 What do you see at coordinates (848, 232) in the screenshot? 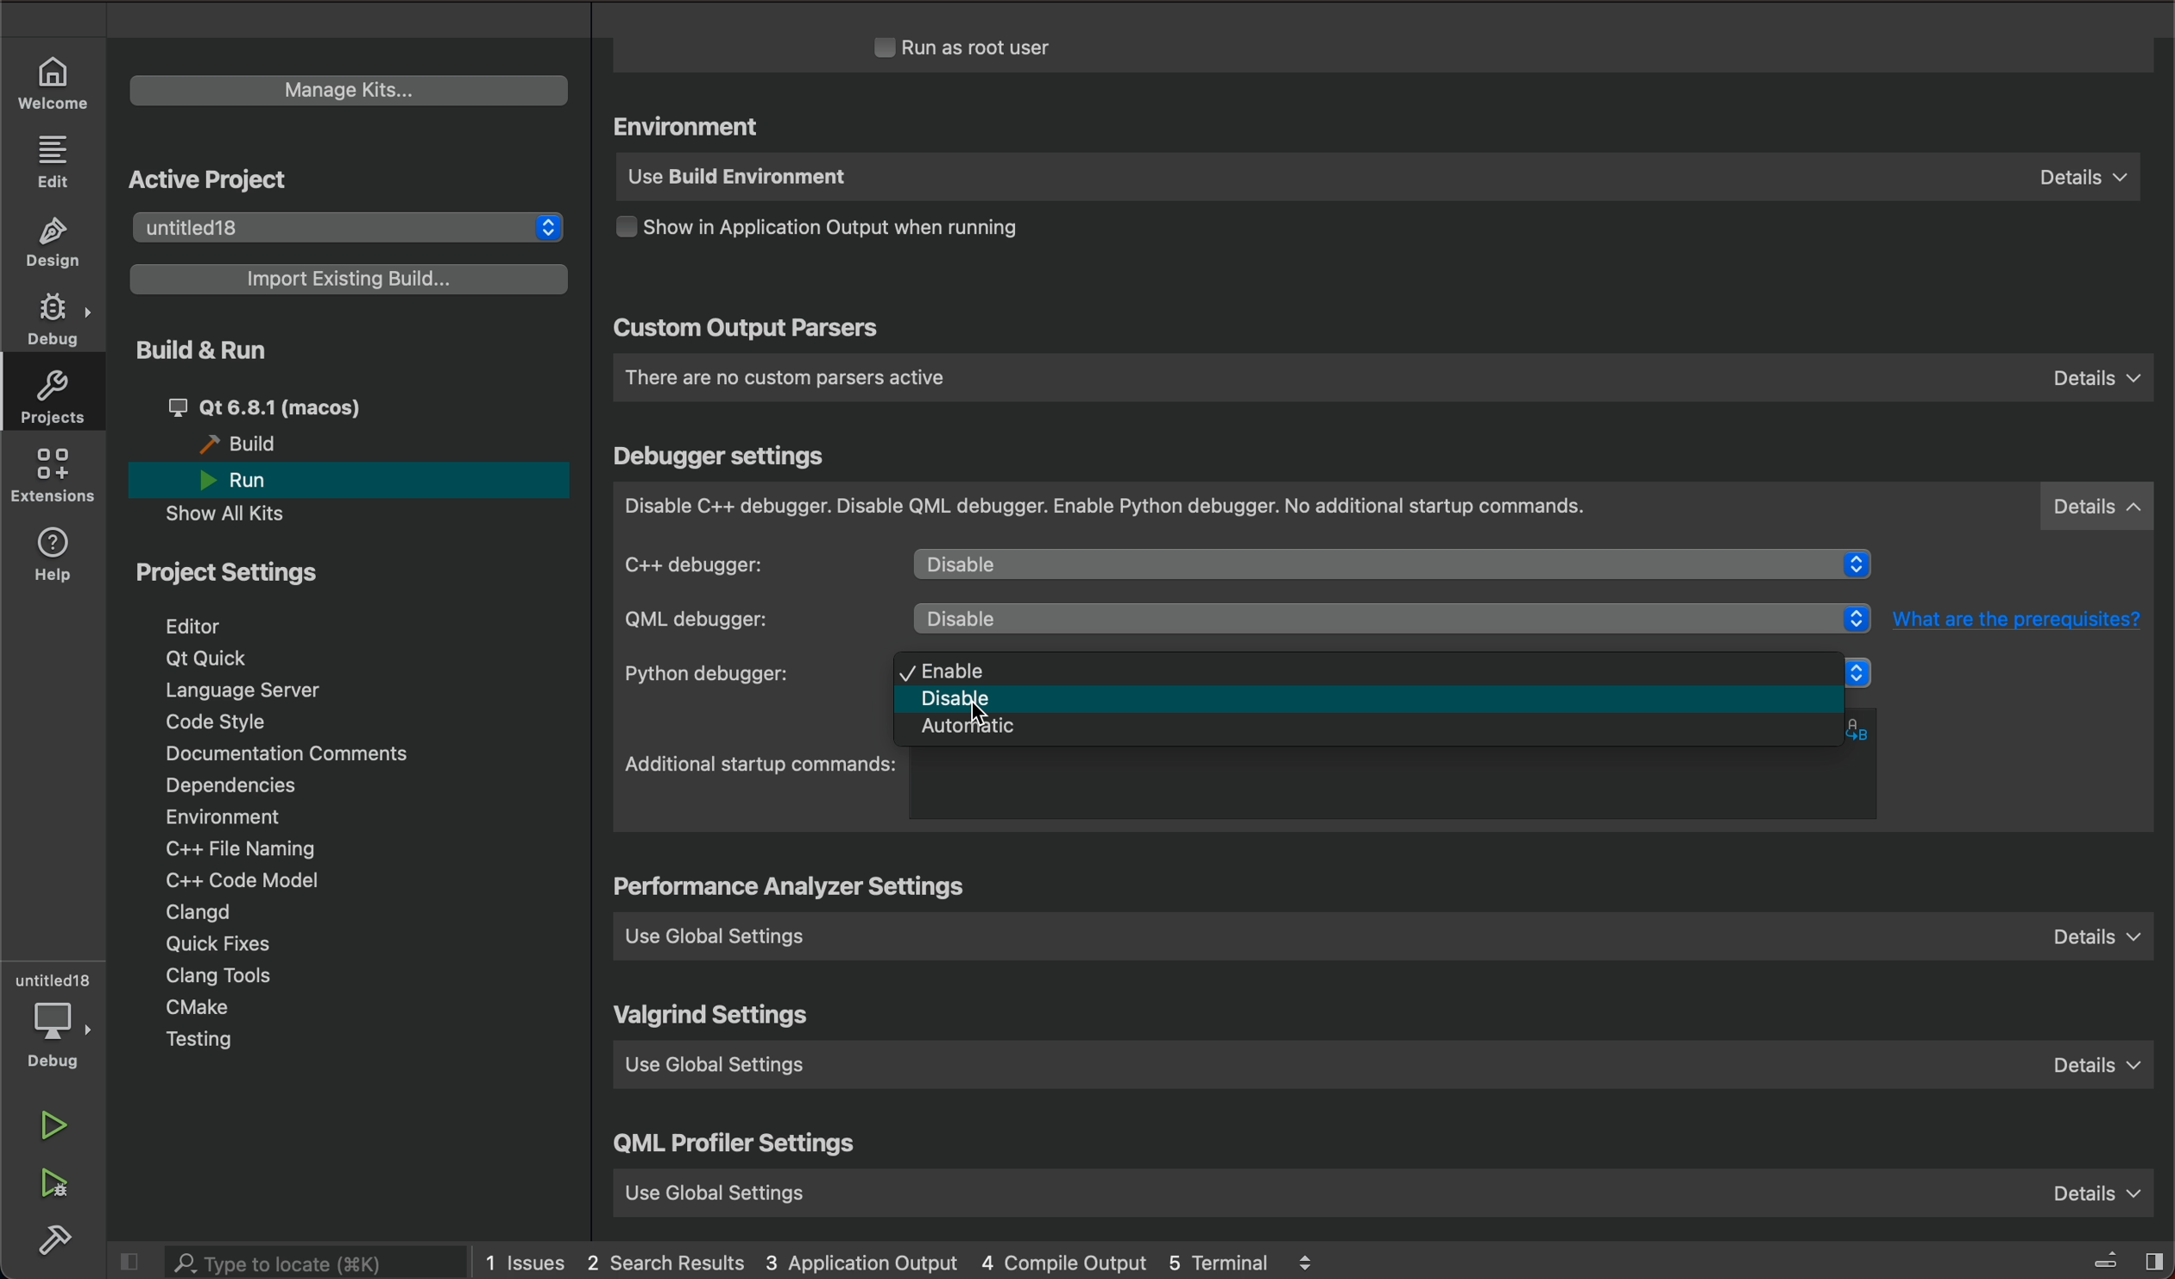
I see `output` at bounding box center [848, 232].